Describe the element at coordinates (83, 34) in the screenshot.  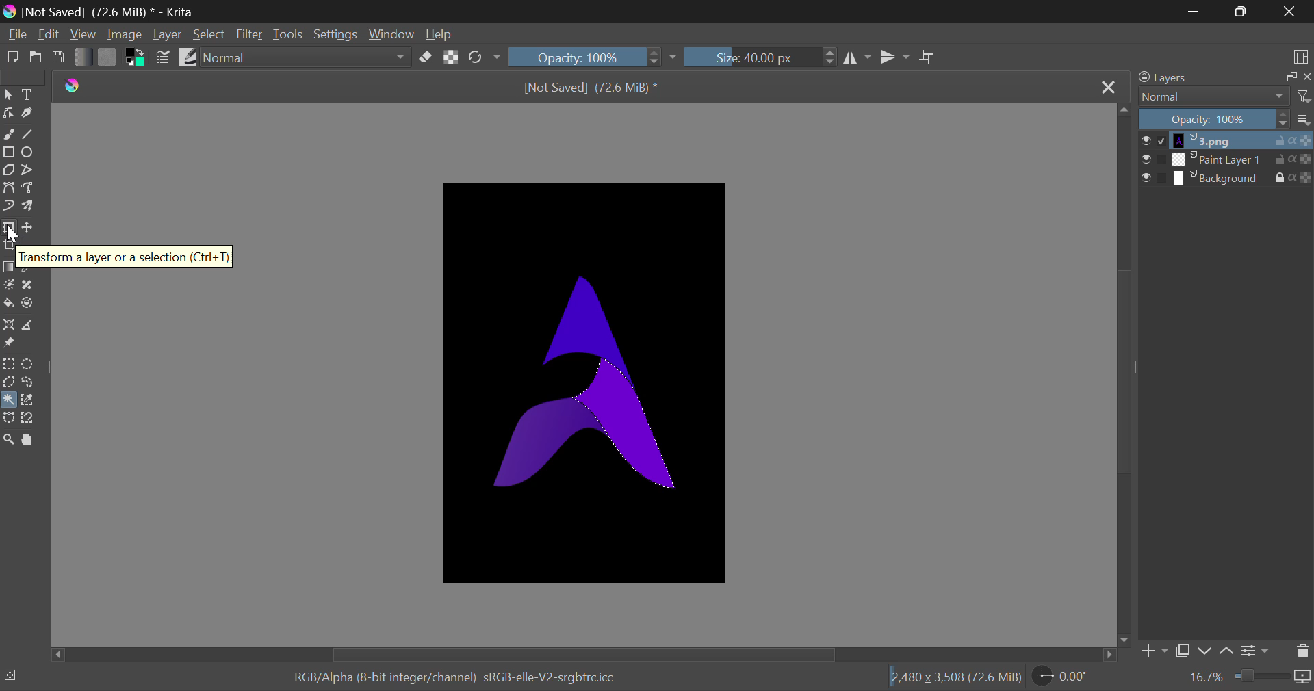
I see `View` at that location.